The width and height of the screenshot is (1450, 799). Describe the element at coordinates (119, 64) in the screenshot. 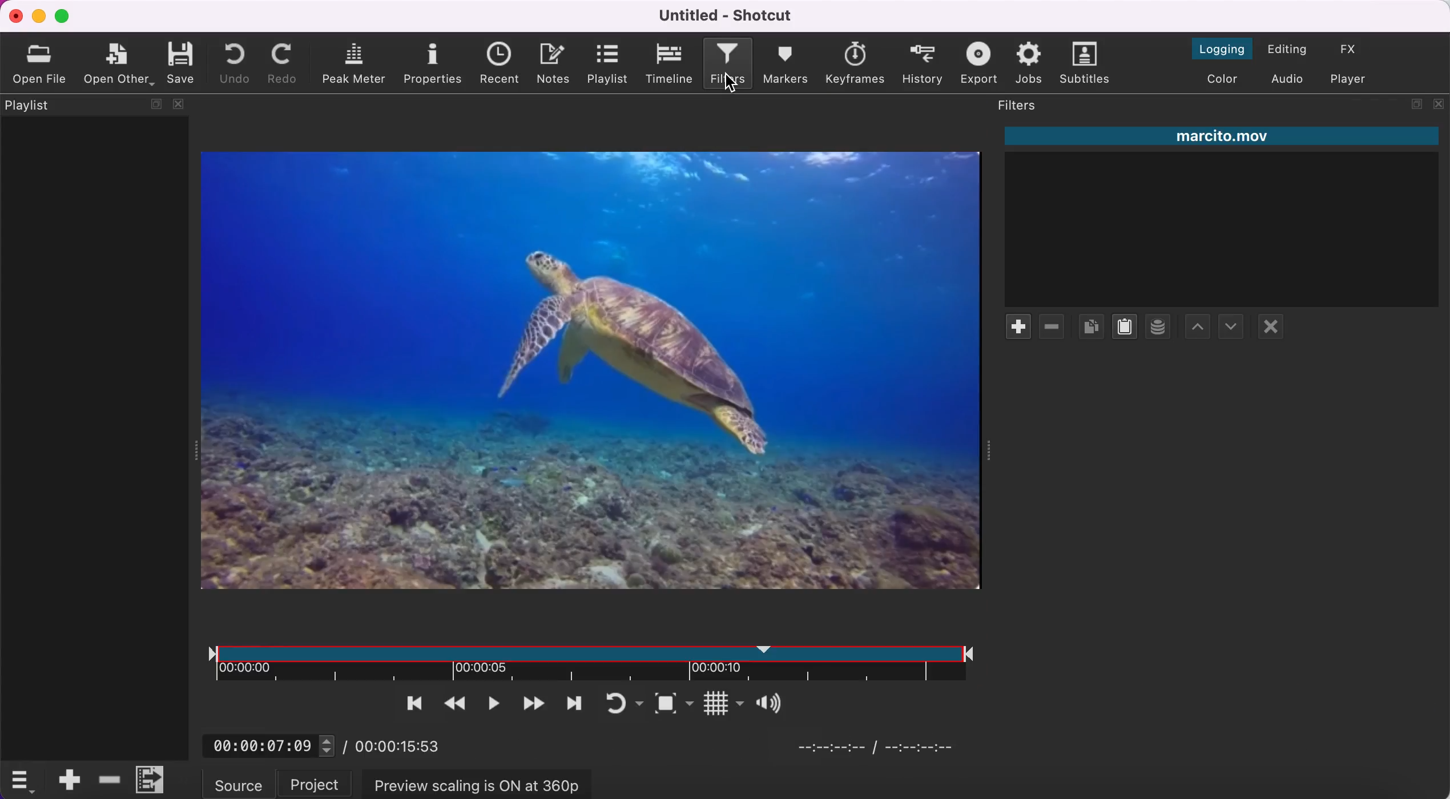

I see `open other` at that location.